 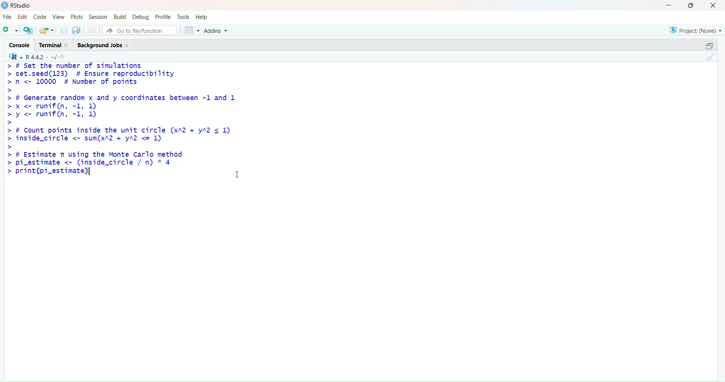 What do you see at coordinates (40, 17) in the screenshot?
I see `Code` at bounding box center [40, 17].